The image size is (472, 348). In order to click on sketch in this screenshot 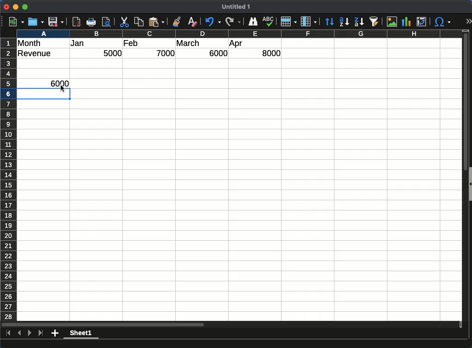, I will do `click(268, 22)`.